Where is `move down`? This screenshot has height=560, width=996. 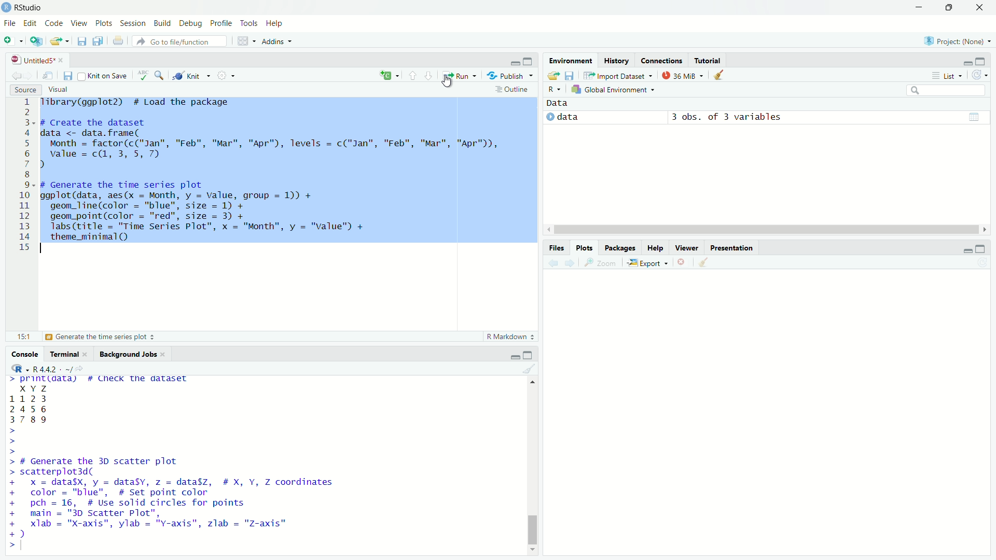
move down is located at coordinates (534, 553).